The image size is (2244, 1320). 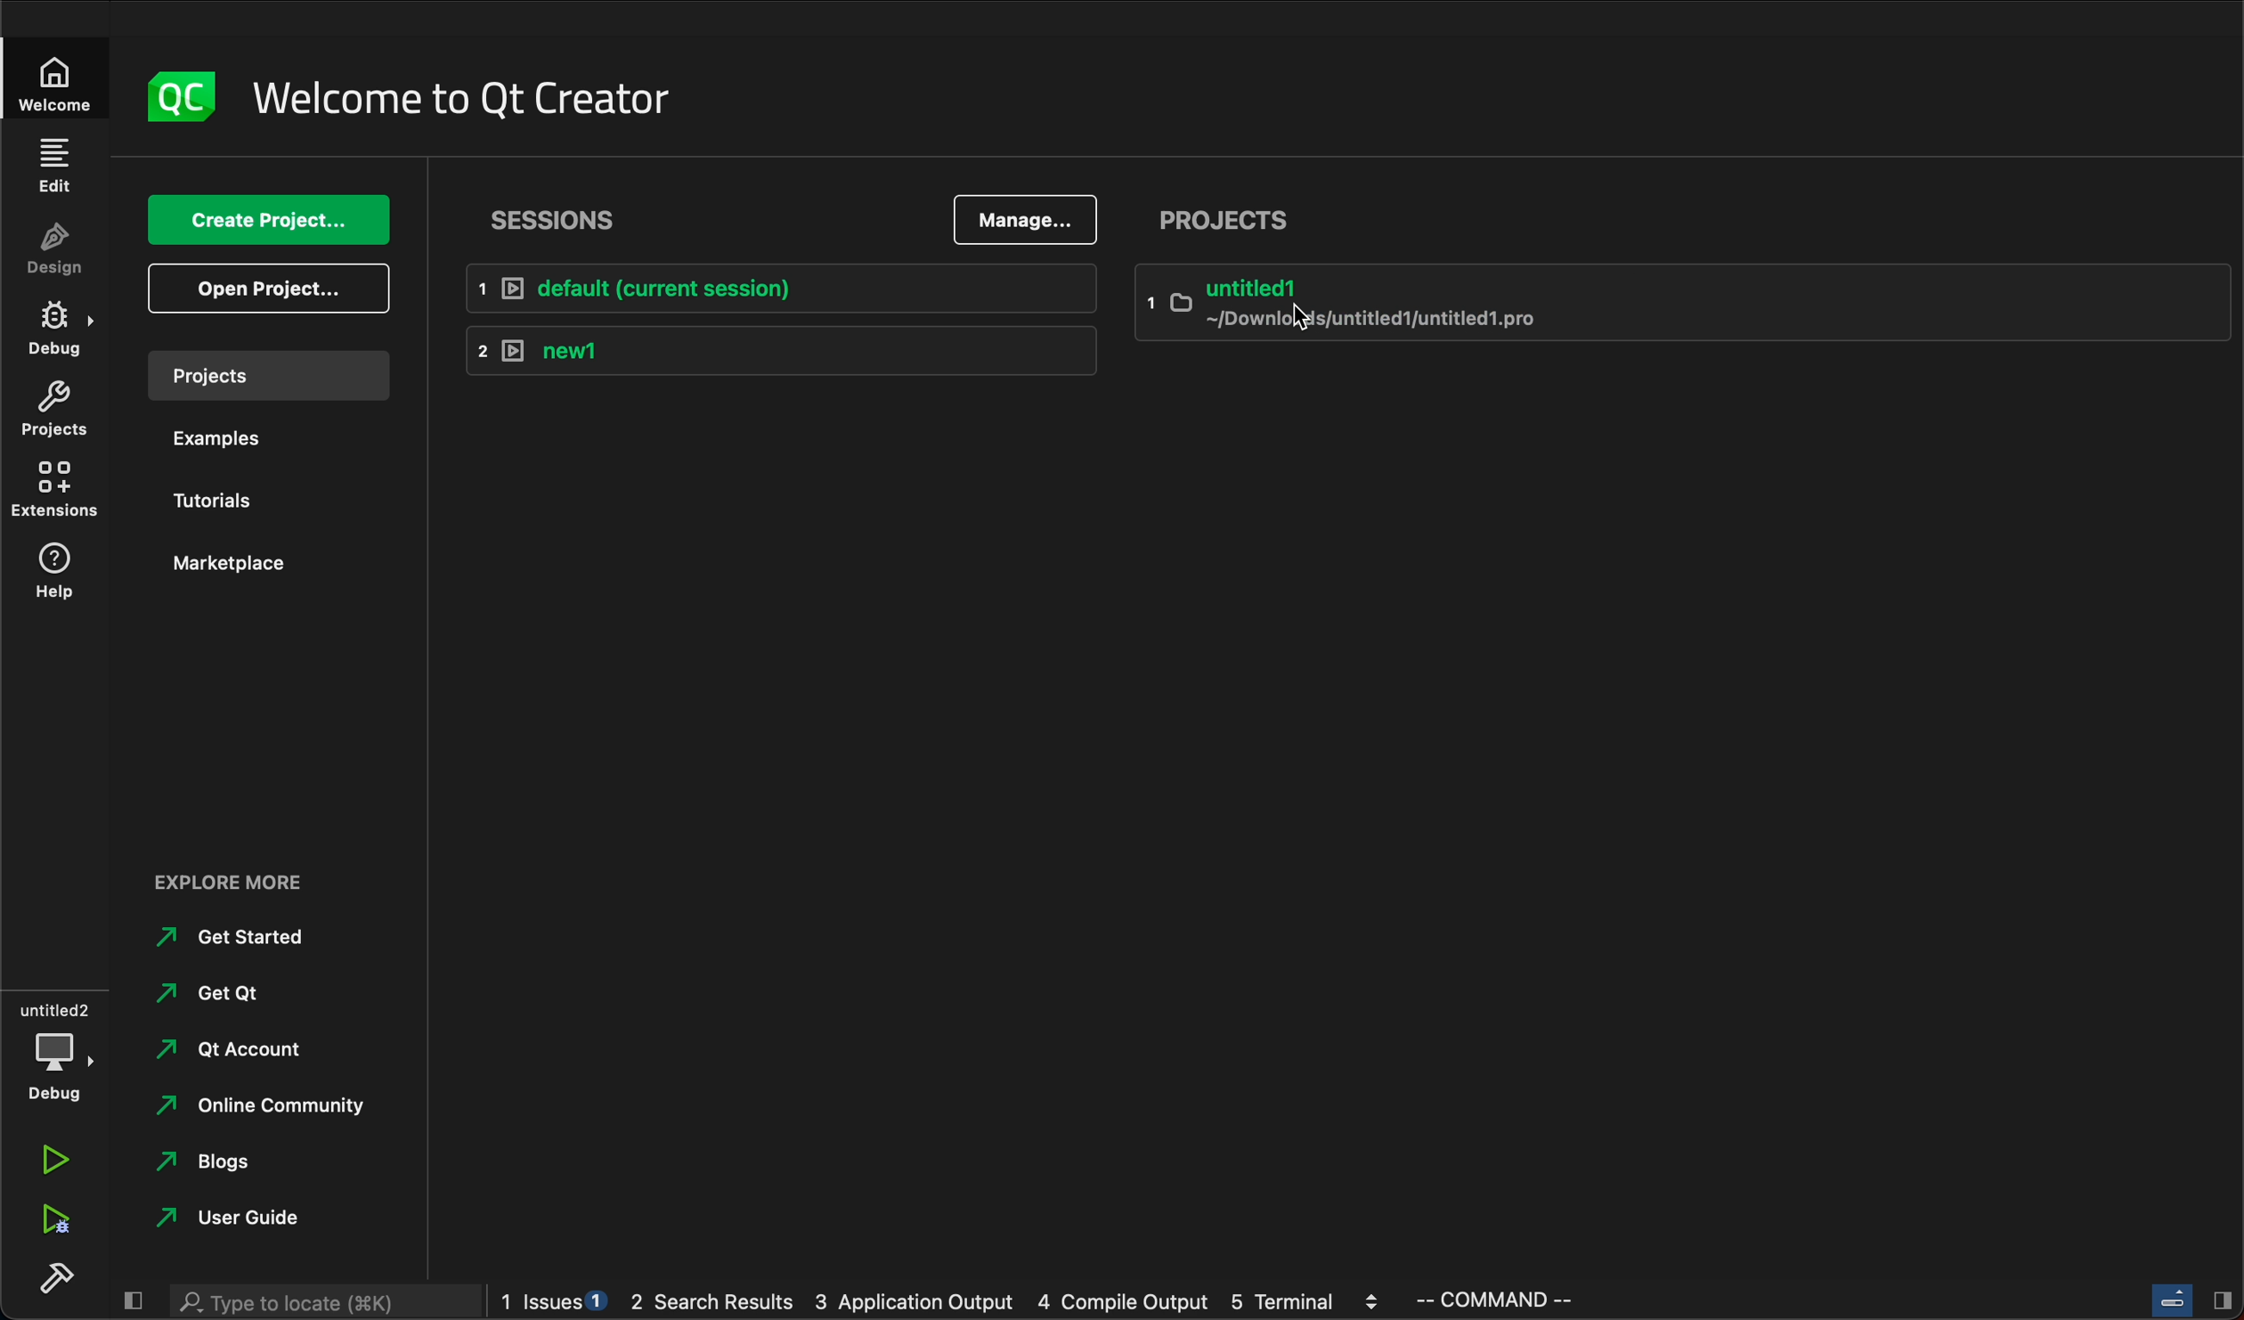 I want to click on untitled2, so click(x=1690, y=295).